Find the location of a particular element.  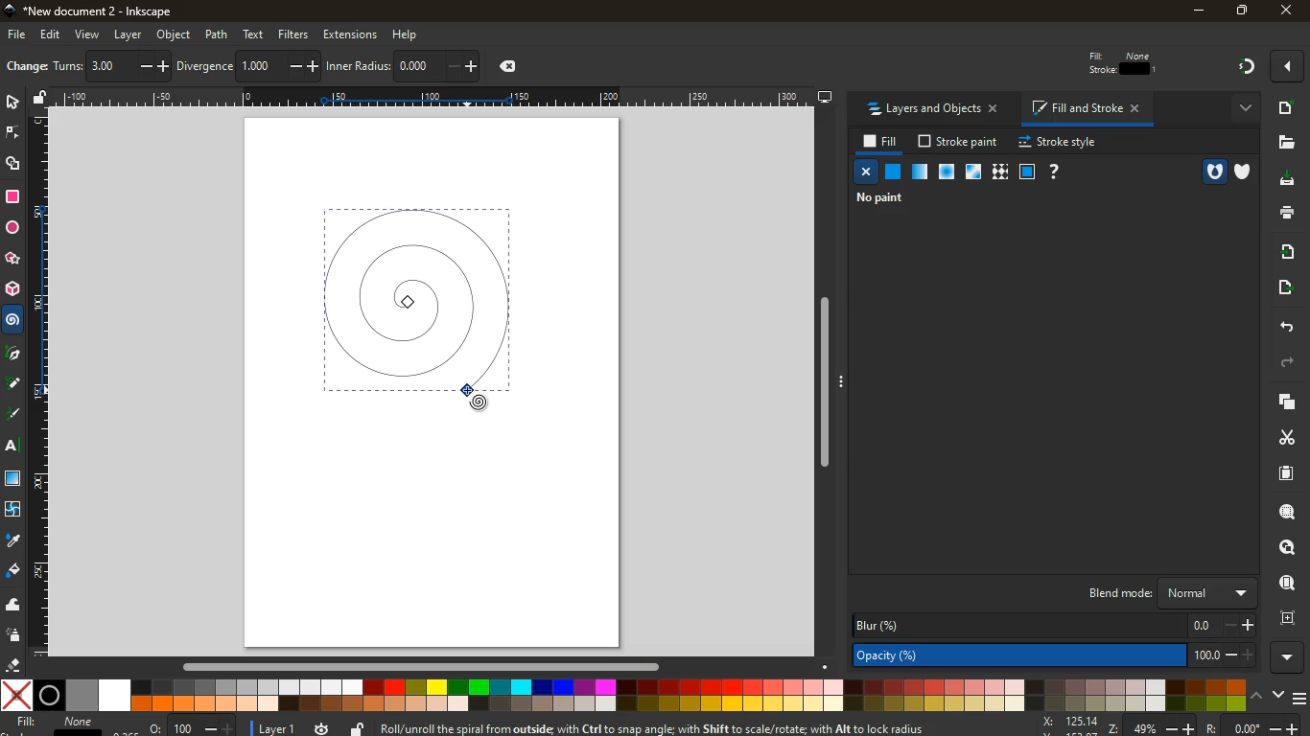

opacity is located at coordinates (920, 172).